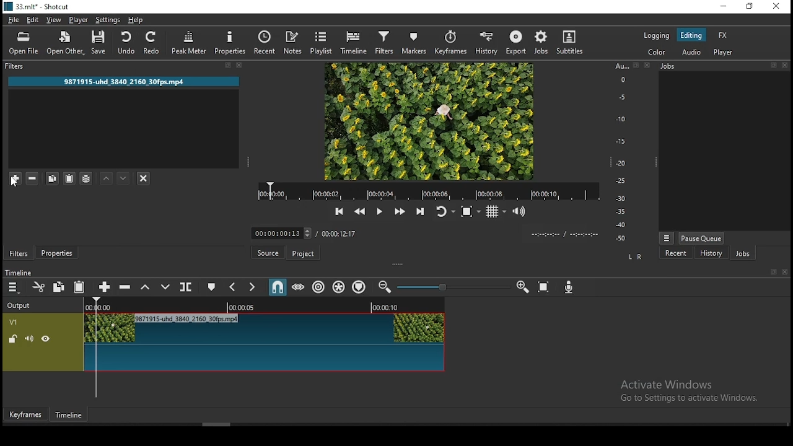 Image resolution: width=793 pixels, height=446 pixels. I want to click on 9871915-uhd_3840_2160_30fps.mp4, so click(121, 82).